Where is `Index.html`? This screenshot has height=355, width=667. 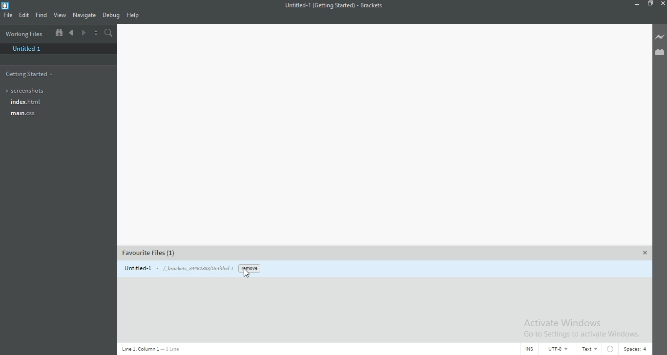
Index.html is located at coordinates (54, 102).